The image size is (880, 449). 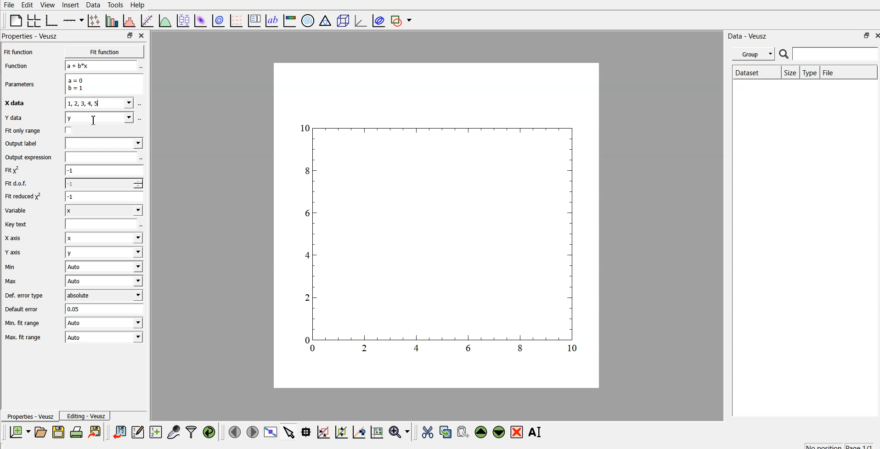 What do you see at coordinates (446, 433) in the screenshot?
I see `copy the selected widget` at bounding box center [446, 433].